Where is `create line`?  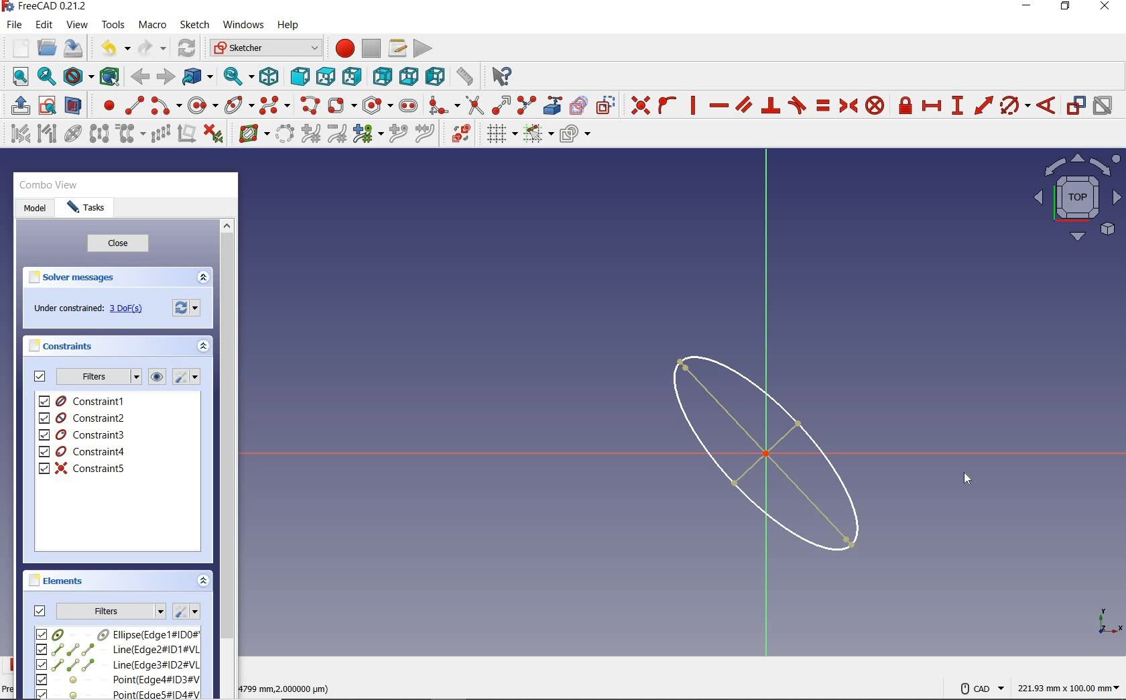 create line is located at coordinates (134, 105).